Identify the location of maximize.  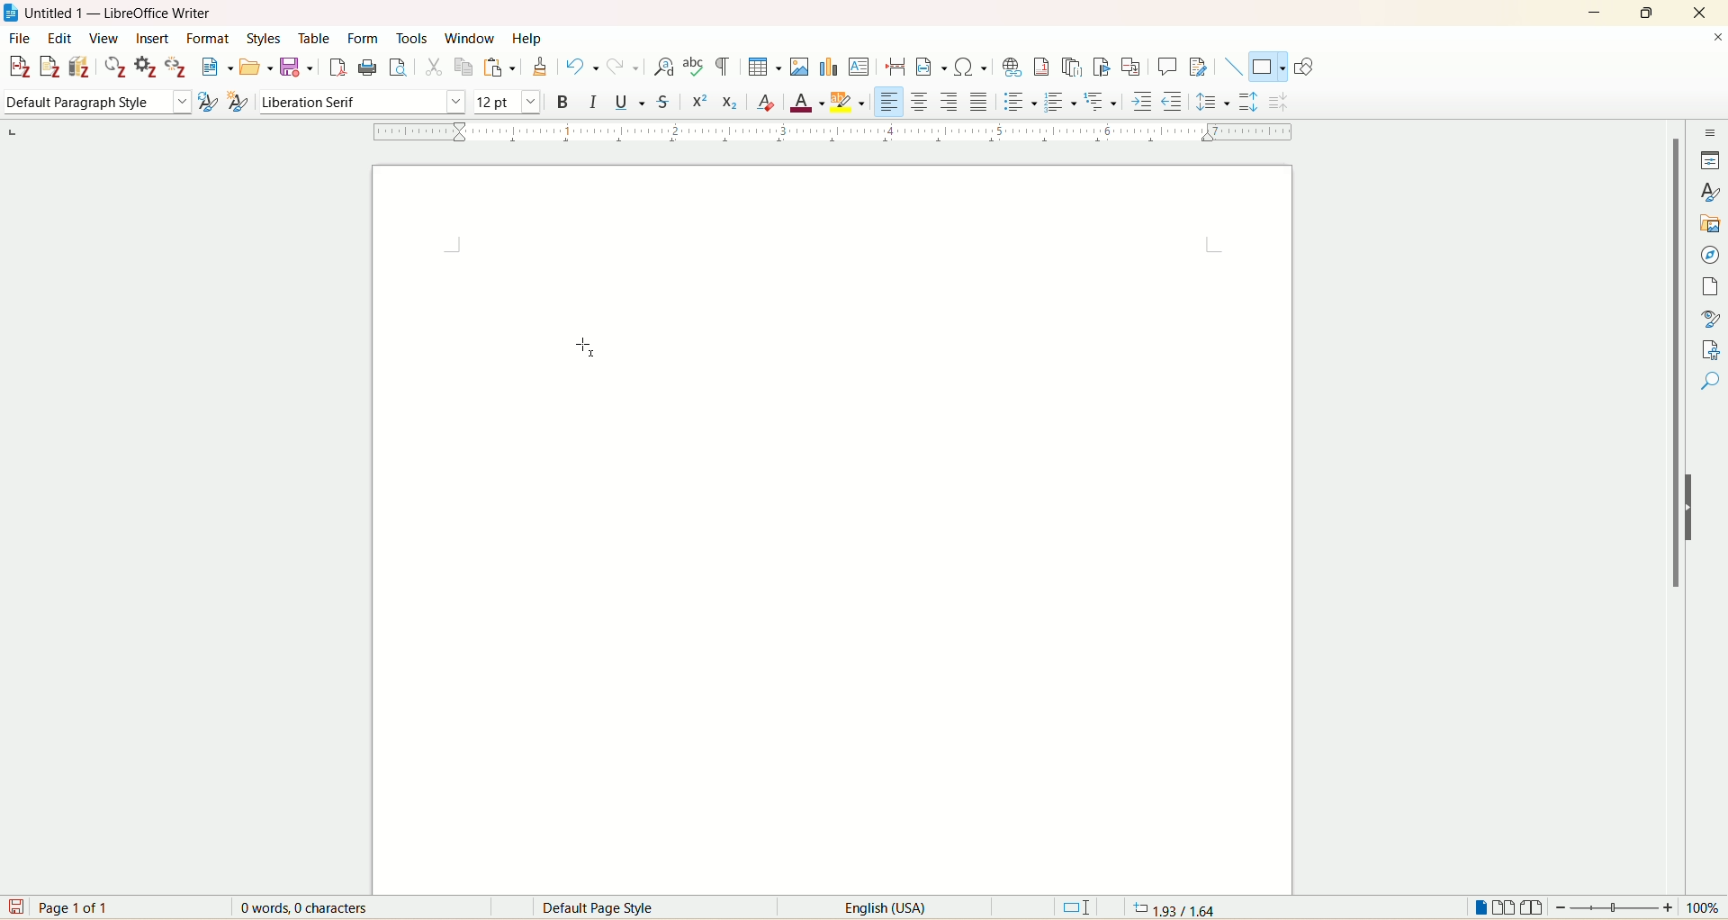
(1651, 12).